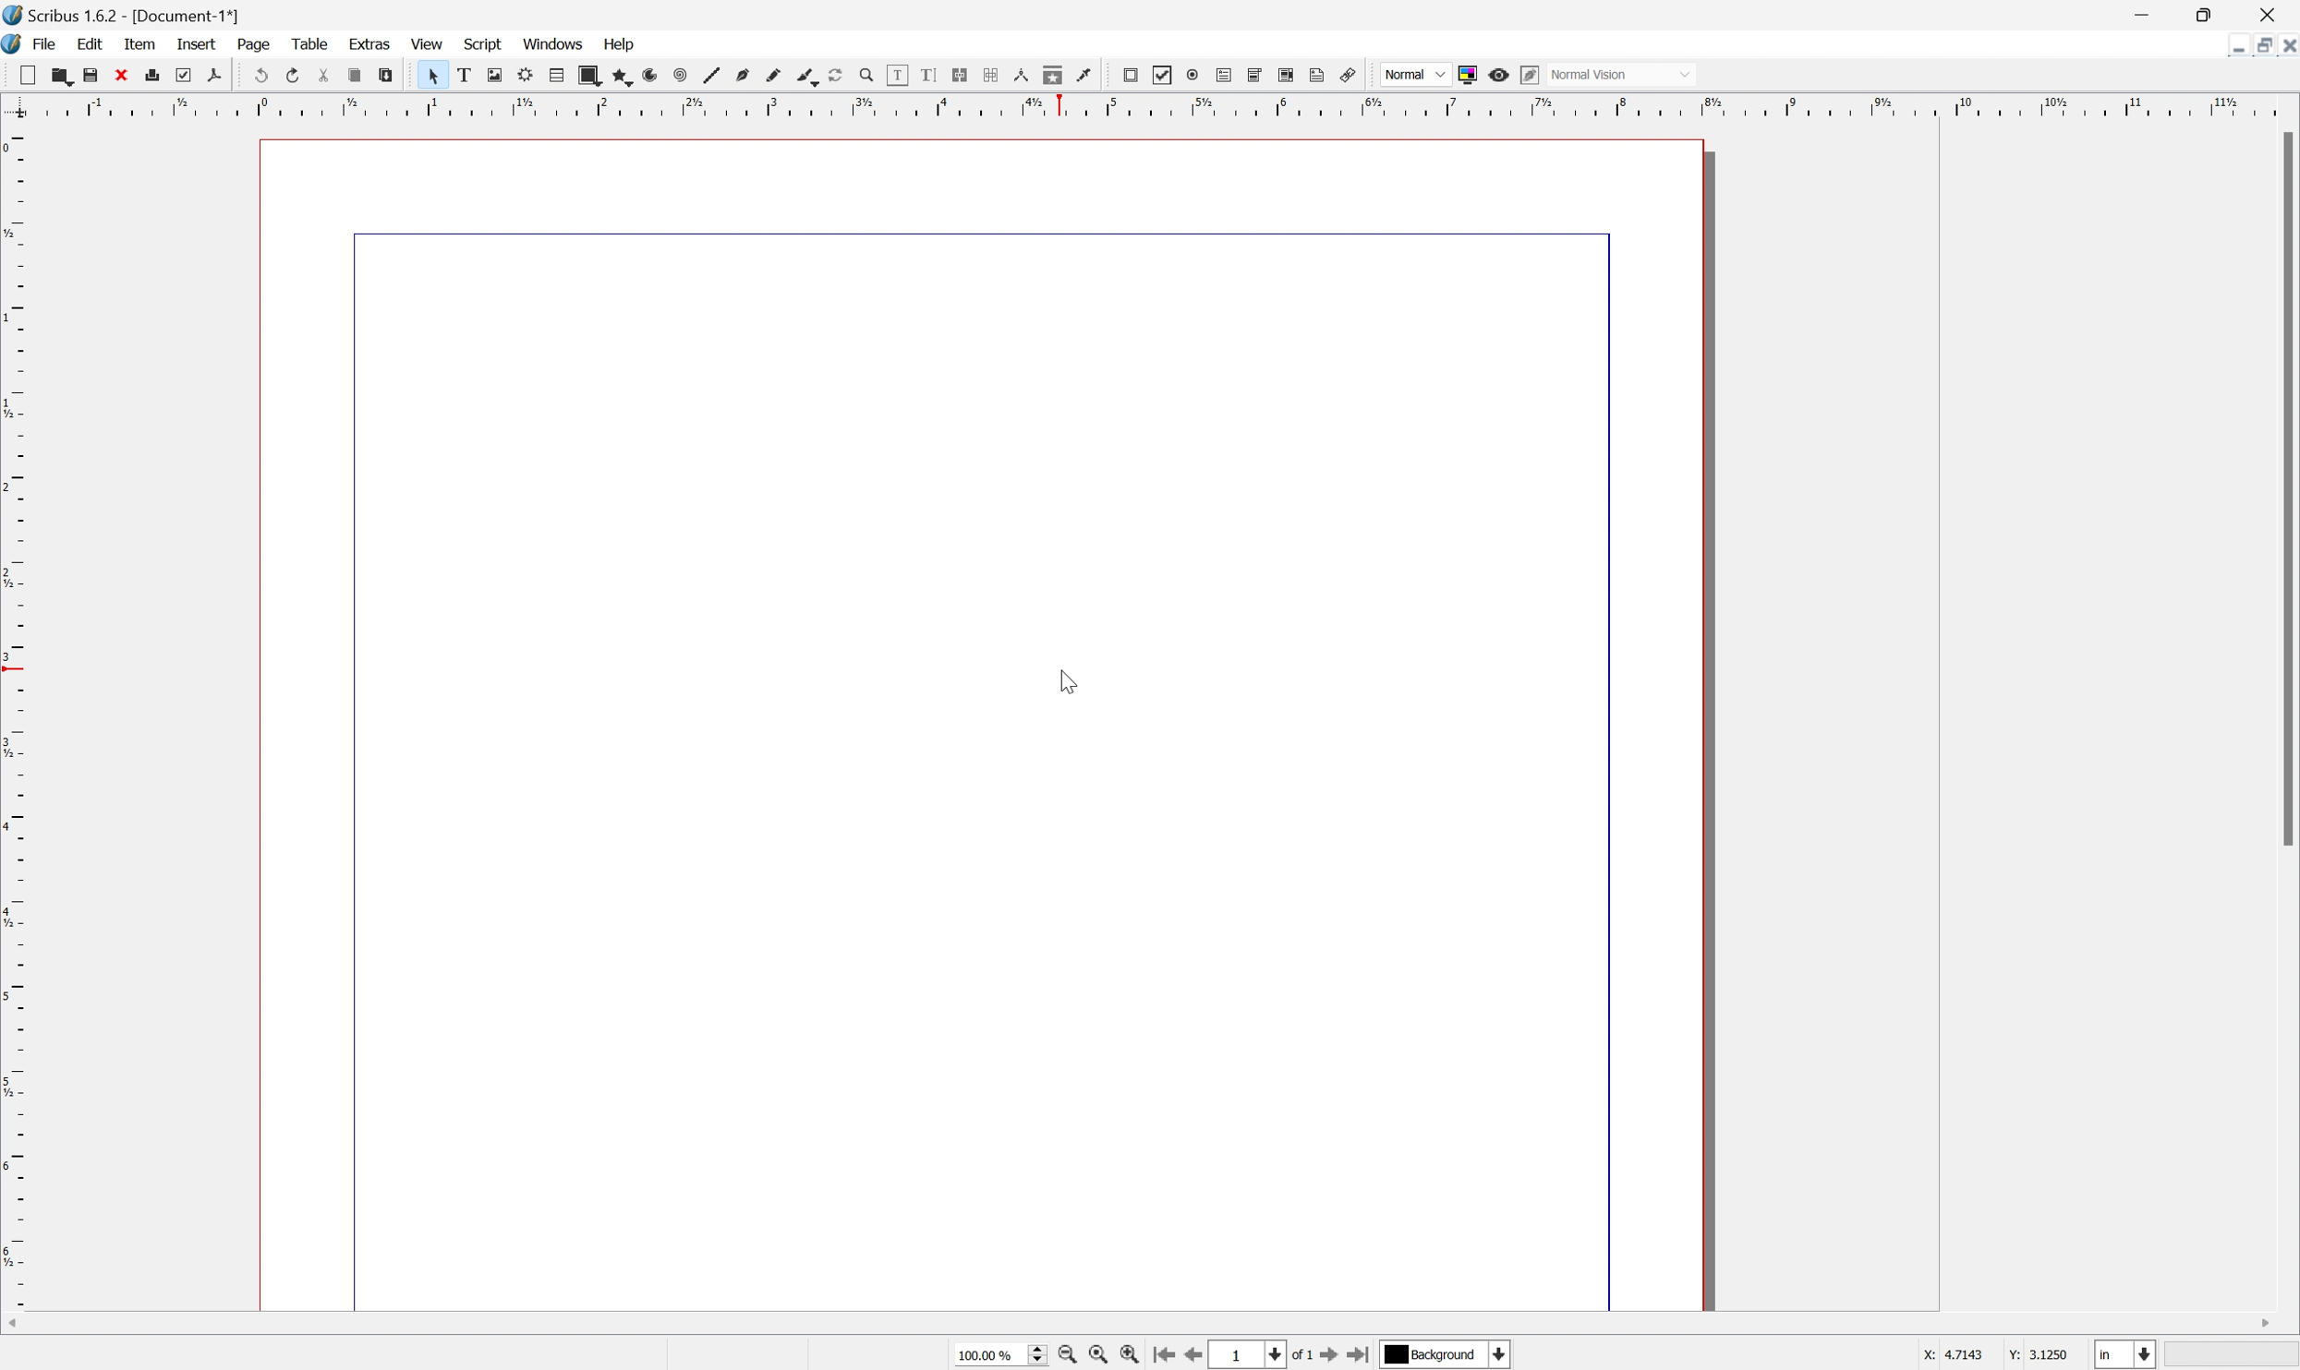 This screenshot has height=1370, width=2300. What do you see at coordinates (16, 715) in the screenshot?
I see `Scale` at bounding box center [16, 715].